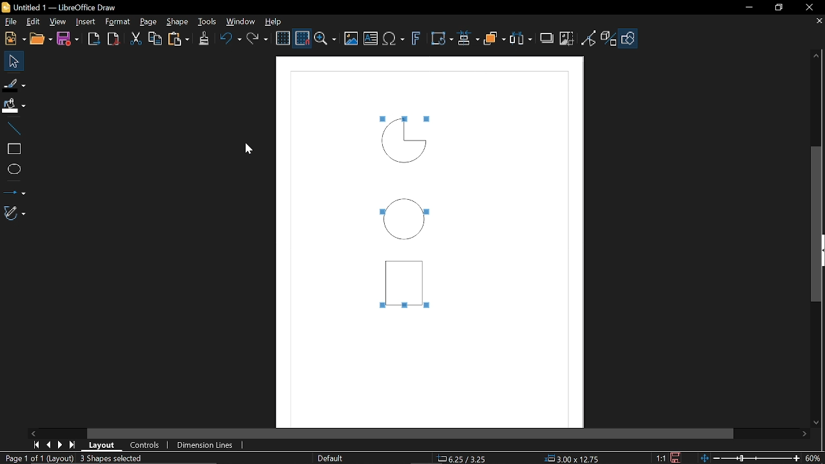 The image size is (825, 464). What do you see at coordinates (303, 38) in the screenshot?
I see `Snap to grid` at bounding box center [303, 38].